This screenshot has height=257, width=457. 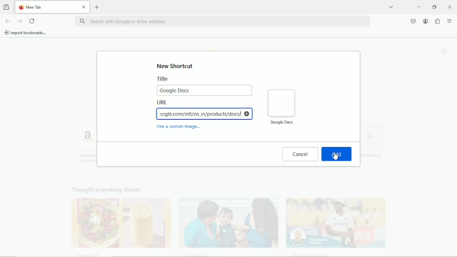 What do you see at coordinates (281, 106) in the screenshot?
I see `Shortcut Preview: Google Docs` at bounding box center [281, 106].